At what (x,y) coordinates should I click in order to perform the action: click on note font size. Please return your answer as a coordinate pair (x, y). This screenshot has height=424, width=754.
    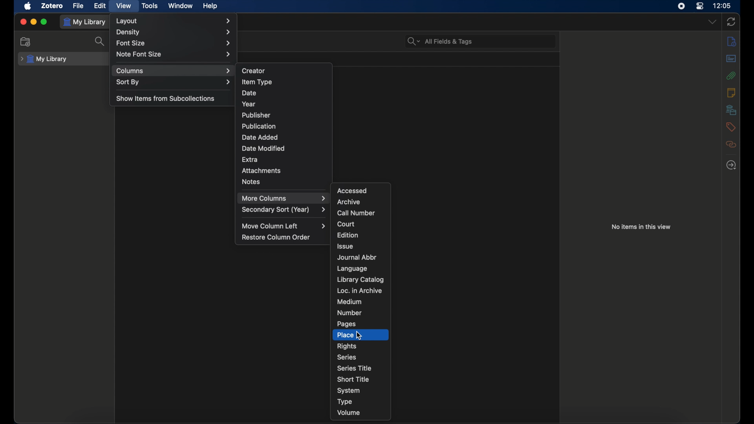
    Looking at the image, I should click on (174, 54).